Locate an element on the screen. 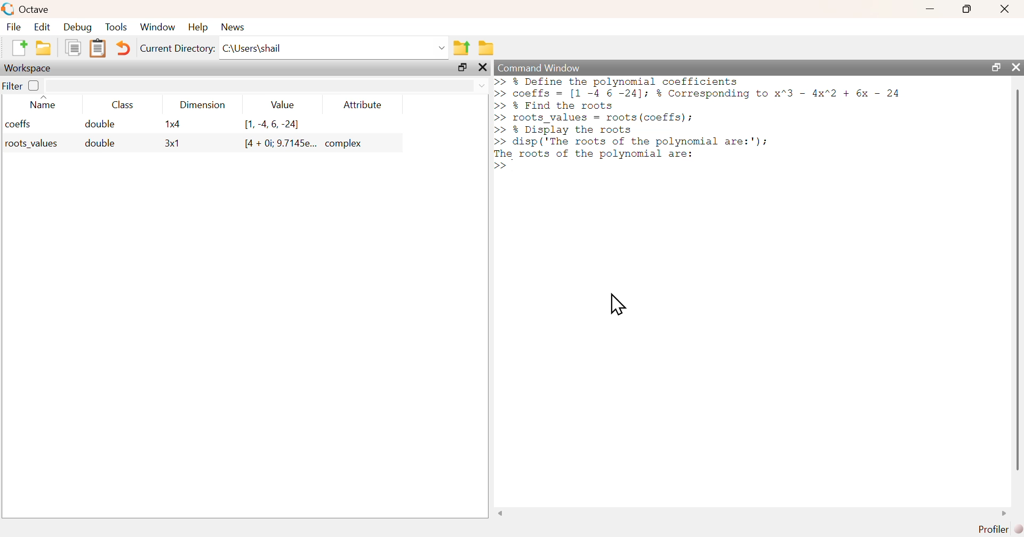 Image resolution: width=1024 pixels, height=537 pixels. close is located at coordinates (1004, 9).